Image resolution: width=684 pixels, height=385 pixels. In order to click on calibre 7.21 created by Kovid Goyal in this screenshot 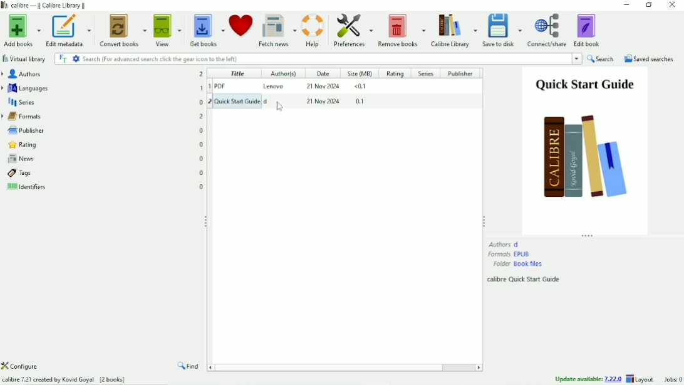, I will do `click(64, 380)`.